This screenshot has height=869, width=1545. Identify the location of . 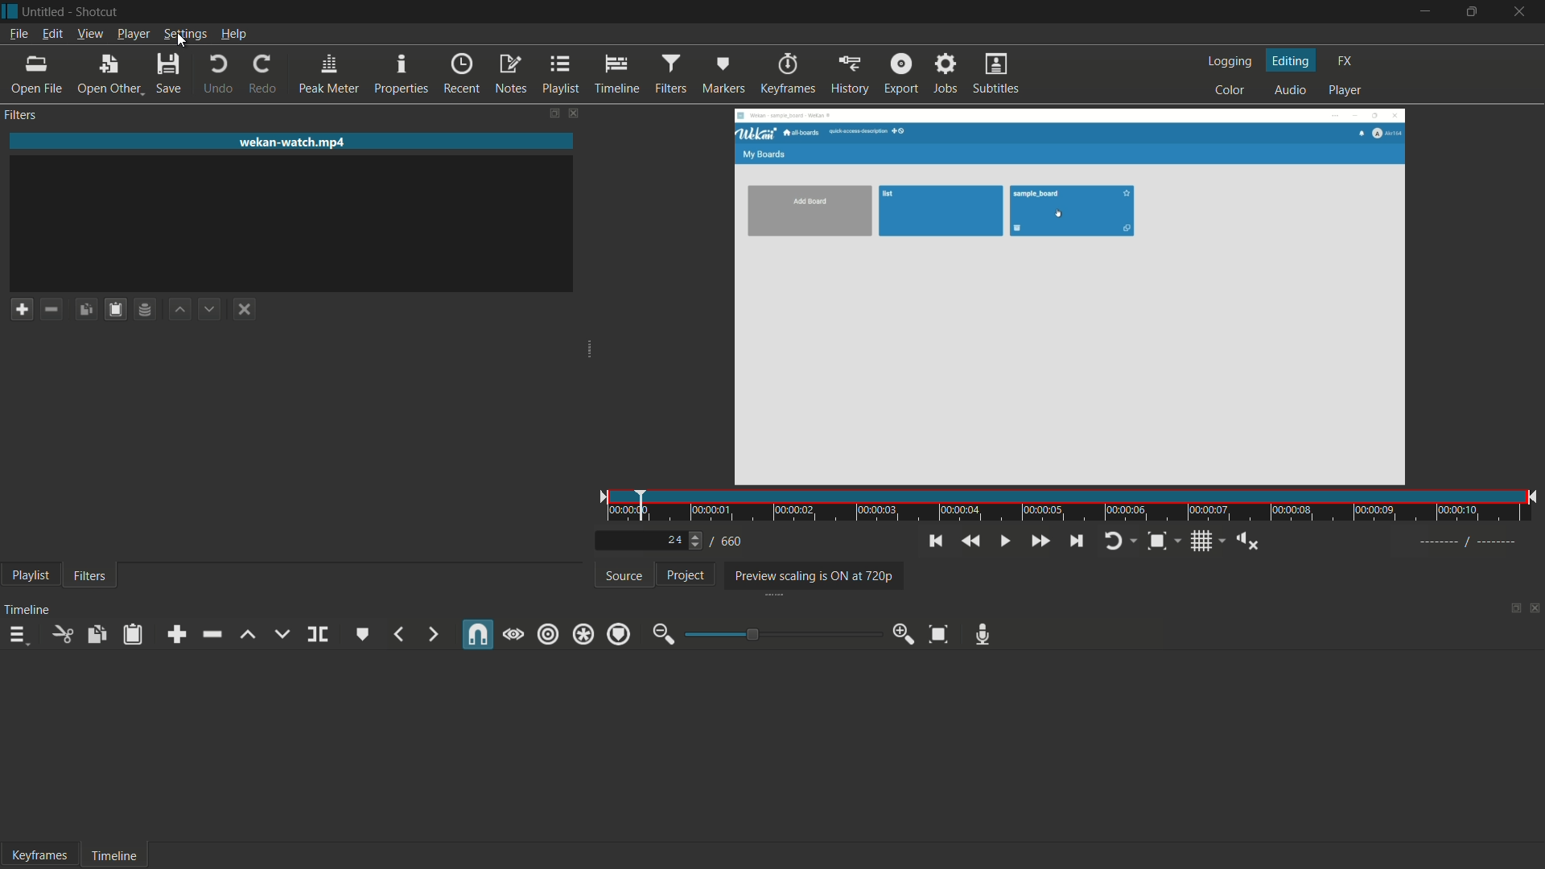
(1249, 545).